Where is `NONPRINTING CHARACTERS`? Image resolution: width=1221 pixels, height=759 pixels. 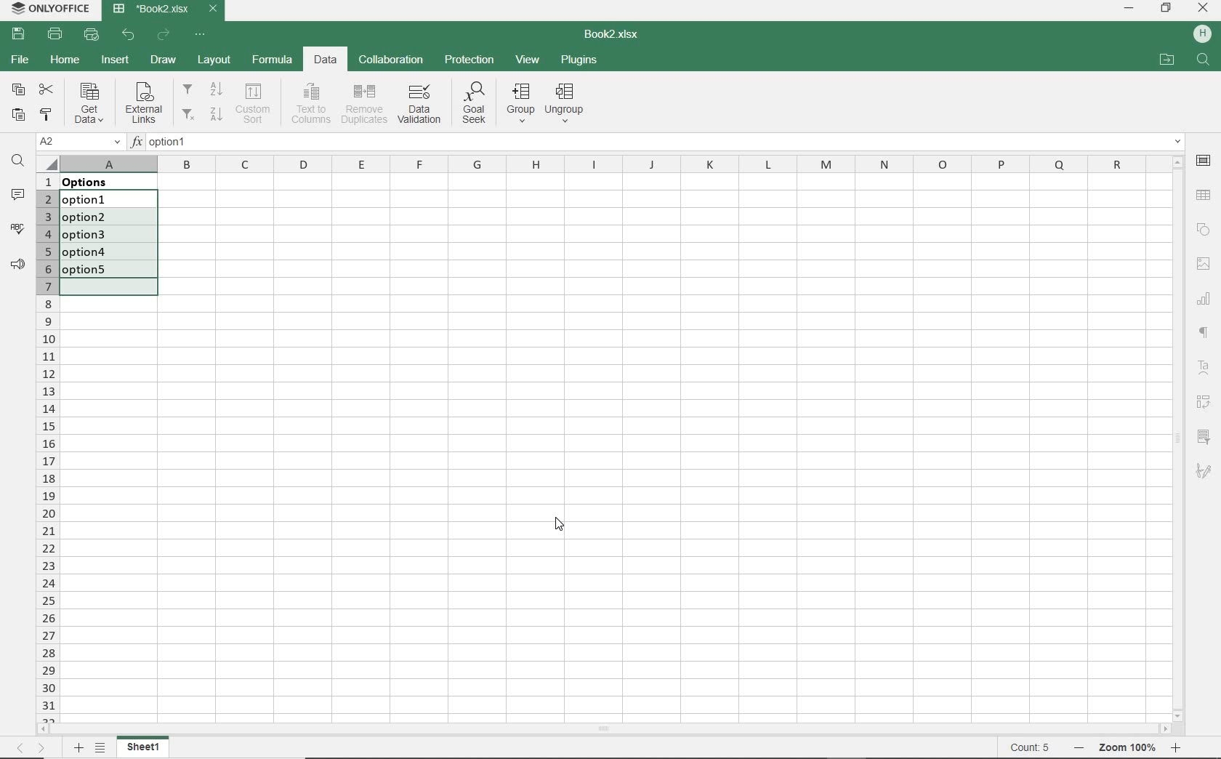 NONPRINTING CHARACTERS is located at coordinates (1206, 334).